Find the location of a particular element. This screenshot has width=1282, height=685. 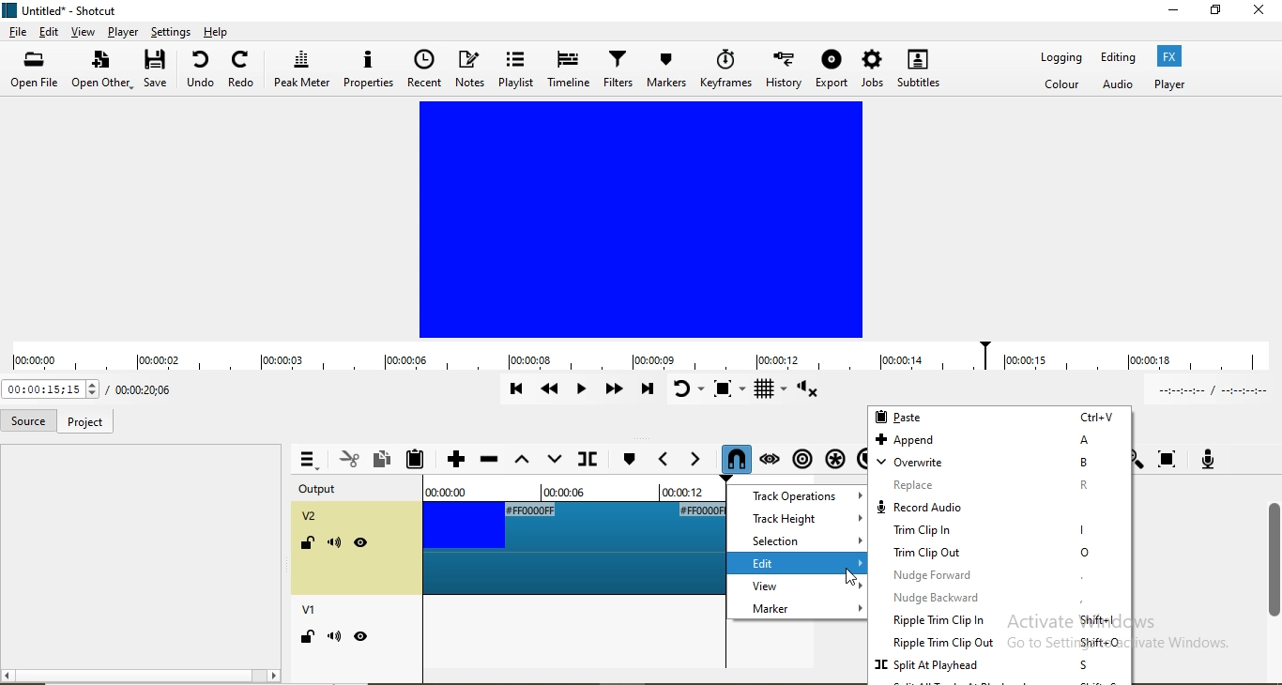

Next marker is located at coordinates (691, 460).